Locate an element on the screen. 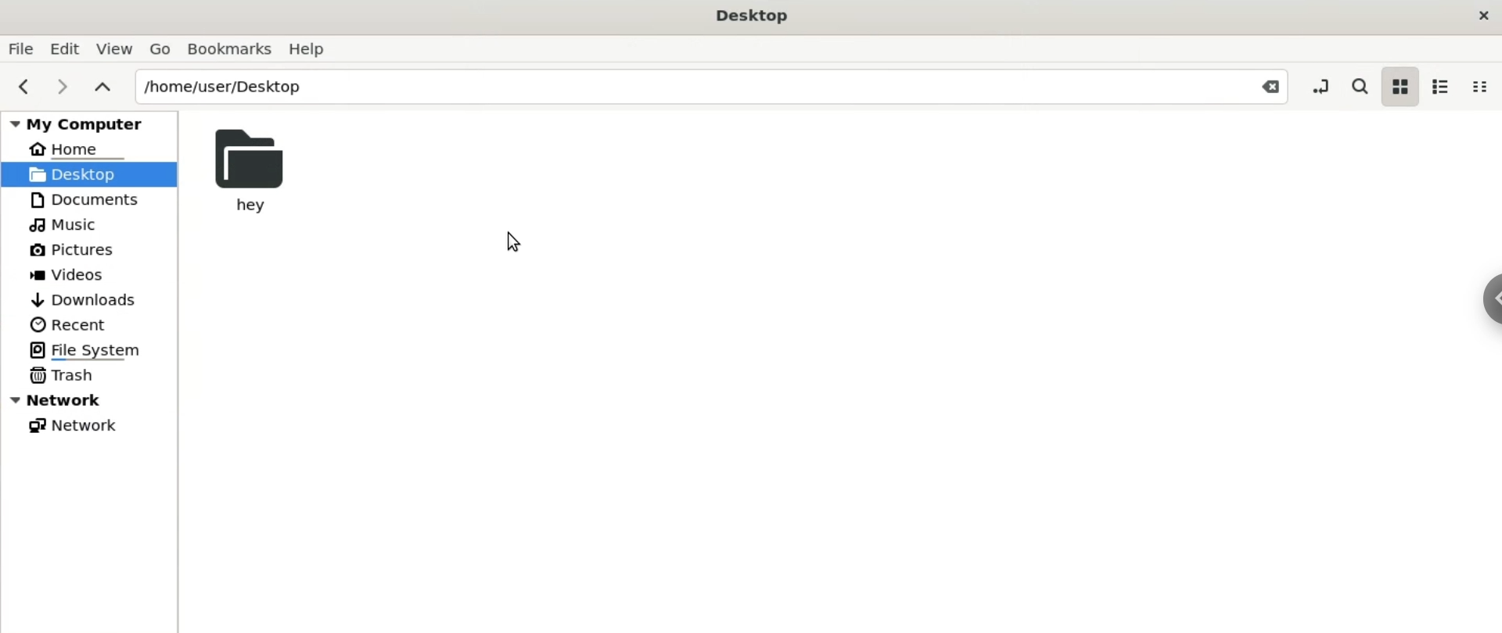  go  is located at coordinates (161, 47).